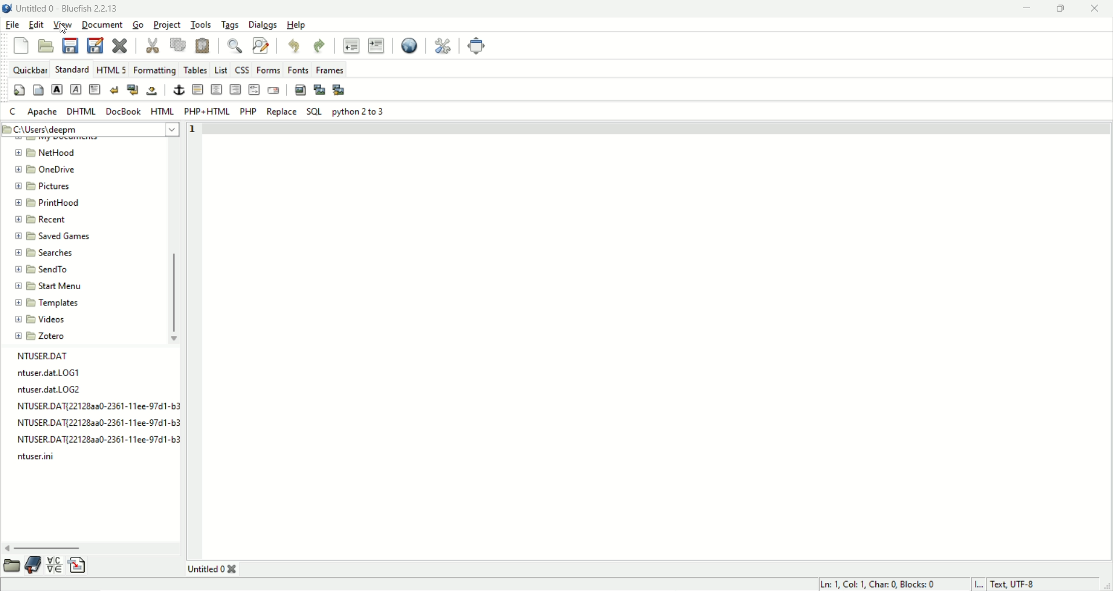 The width and height of the screenshot is (1113, 591). I want to click on recent, so click(41, 221).